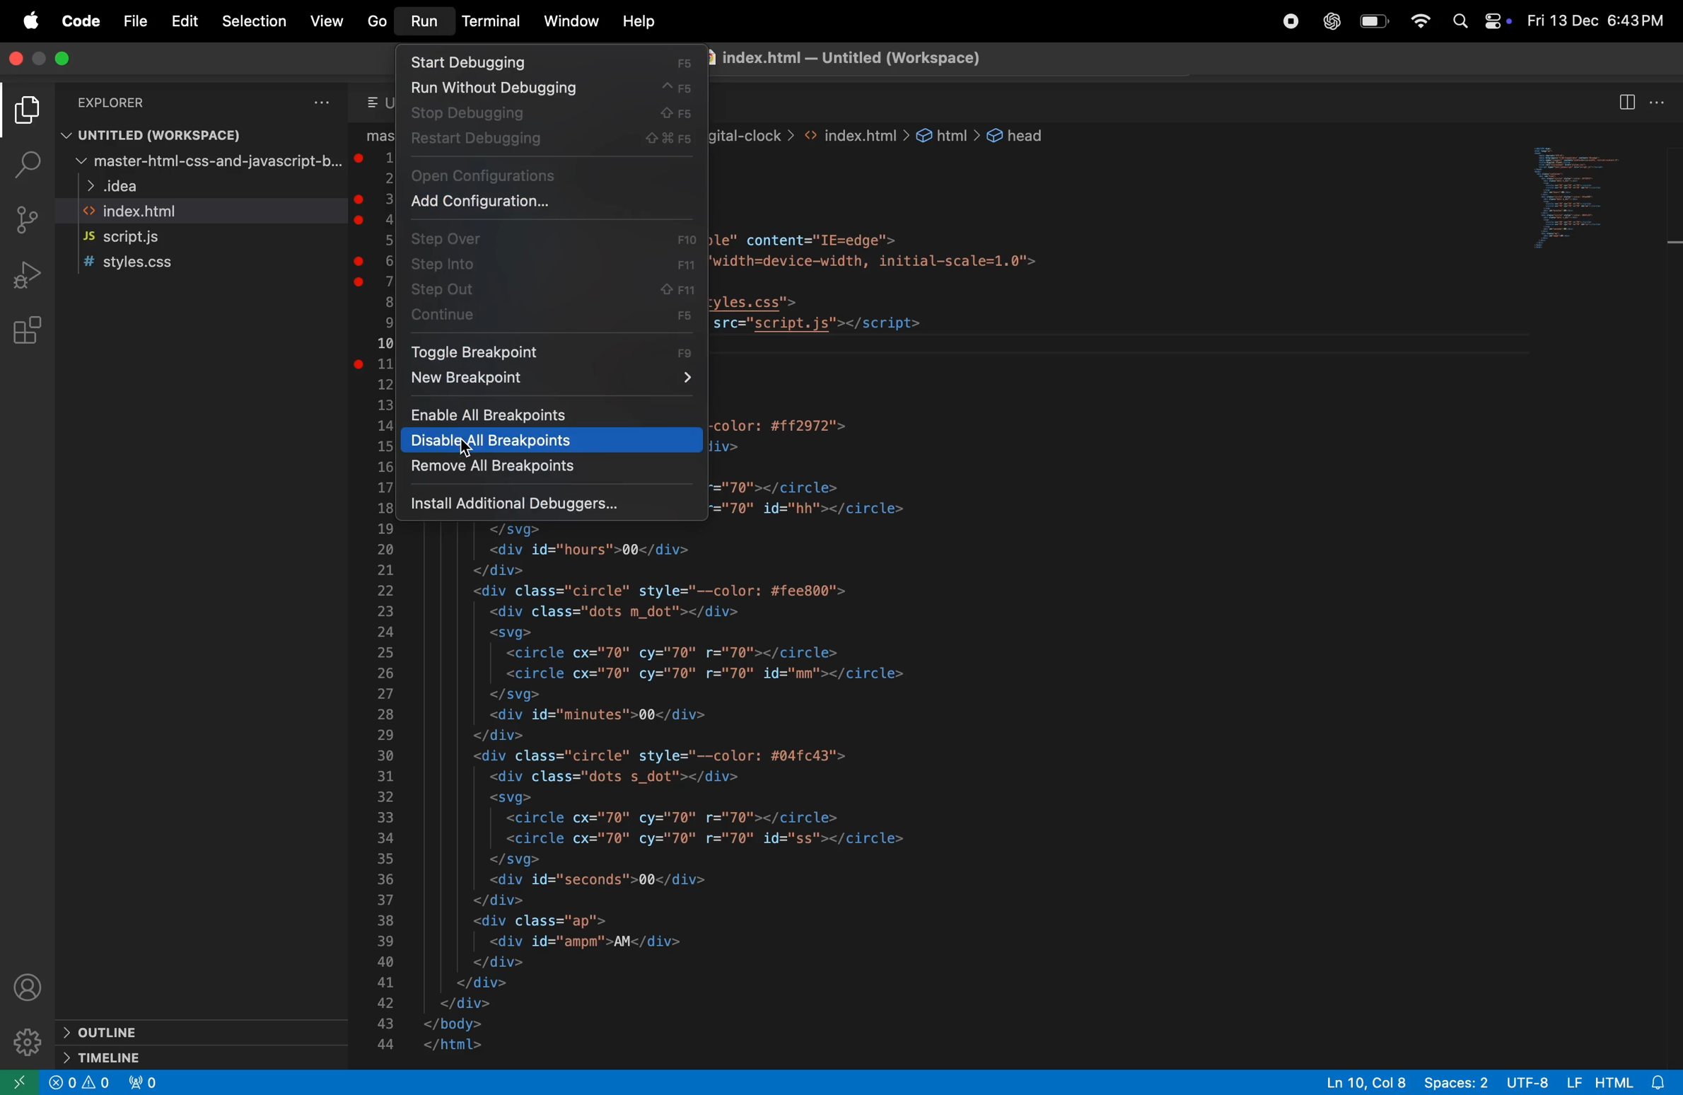  I want to click on options, so click(317, 104).